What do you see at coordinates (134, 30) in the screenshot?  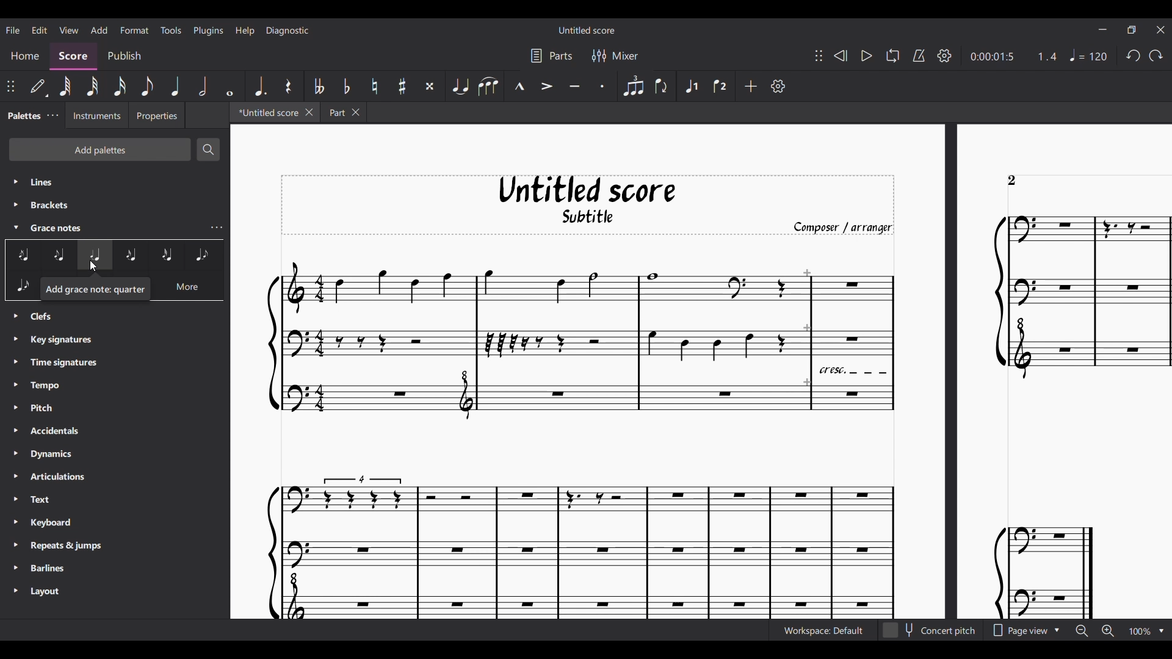 I see `Format menu` at bounding box center [134, 30].